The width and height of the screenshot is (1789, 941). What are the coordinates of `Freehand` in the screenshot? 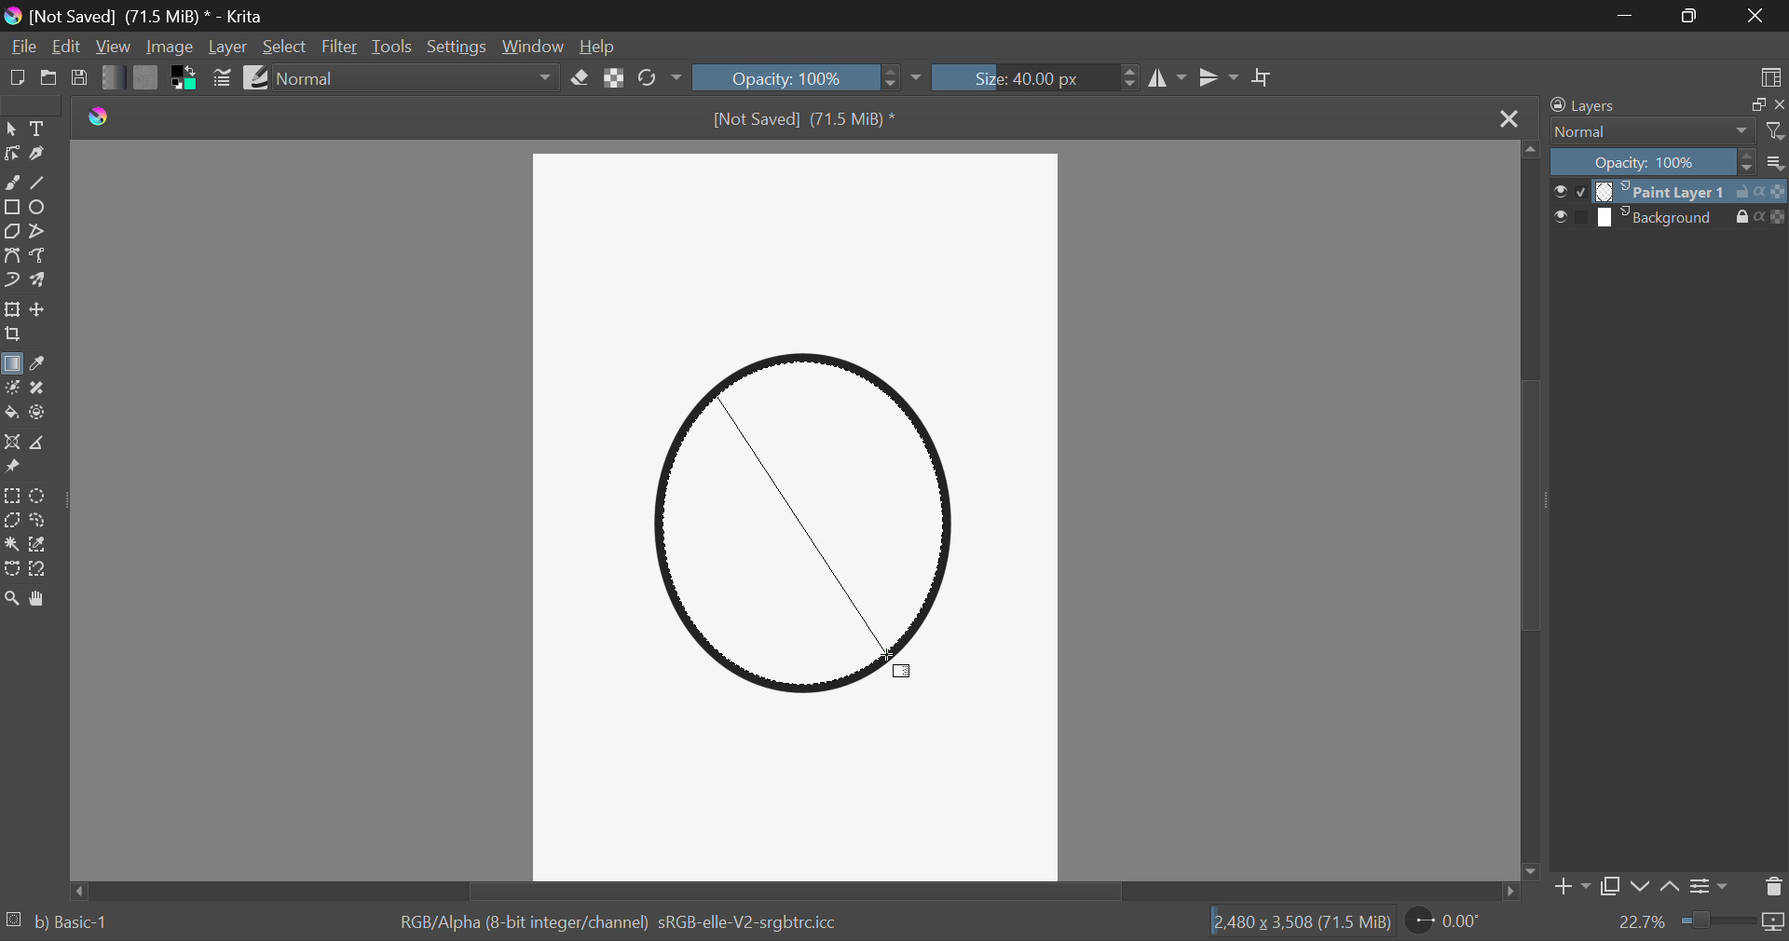 It's located at (11, 184).